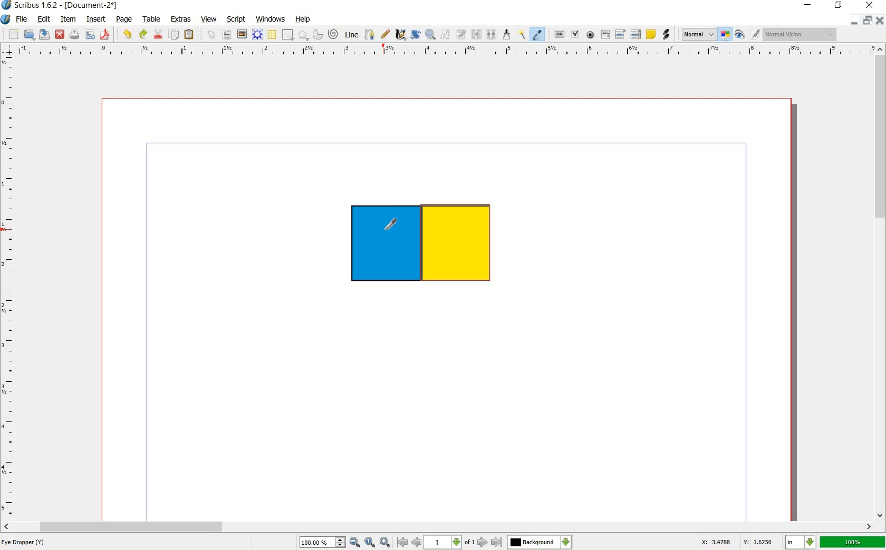 The height and width of the screenshot is (550, 886). Describe the element at coordinates (853, 542) in the screenshot. I see `100%` at that location.